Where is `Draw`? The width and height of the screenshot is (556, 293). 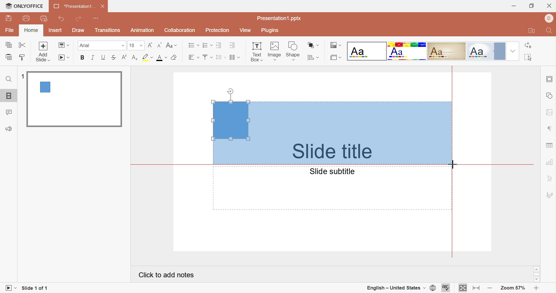 Draw is located at coordinates (78, 30).